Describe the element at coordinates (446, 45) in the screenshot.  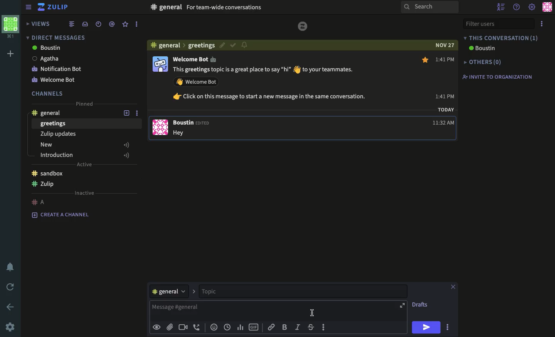
I see `NOV 27` at that location.